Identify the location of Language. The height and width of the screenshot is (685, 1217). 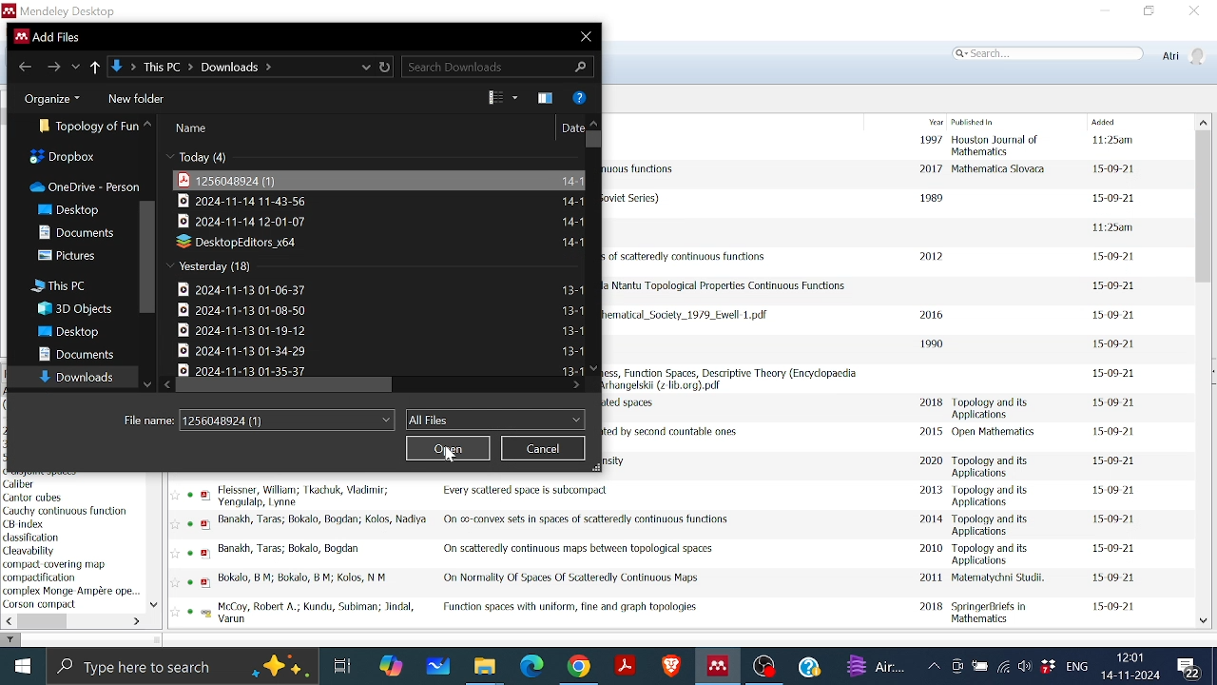
(1076, 665).